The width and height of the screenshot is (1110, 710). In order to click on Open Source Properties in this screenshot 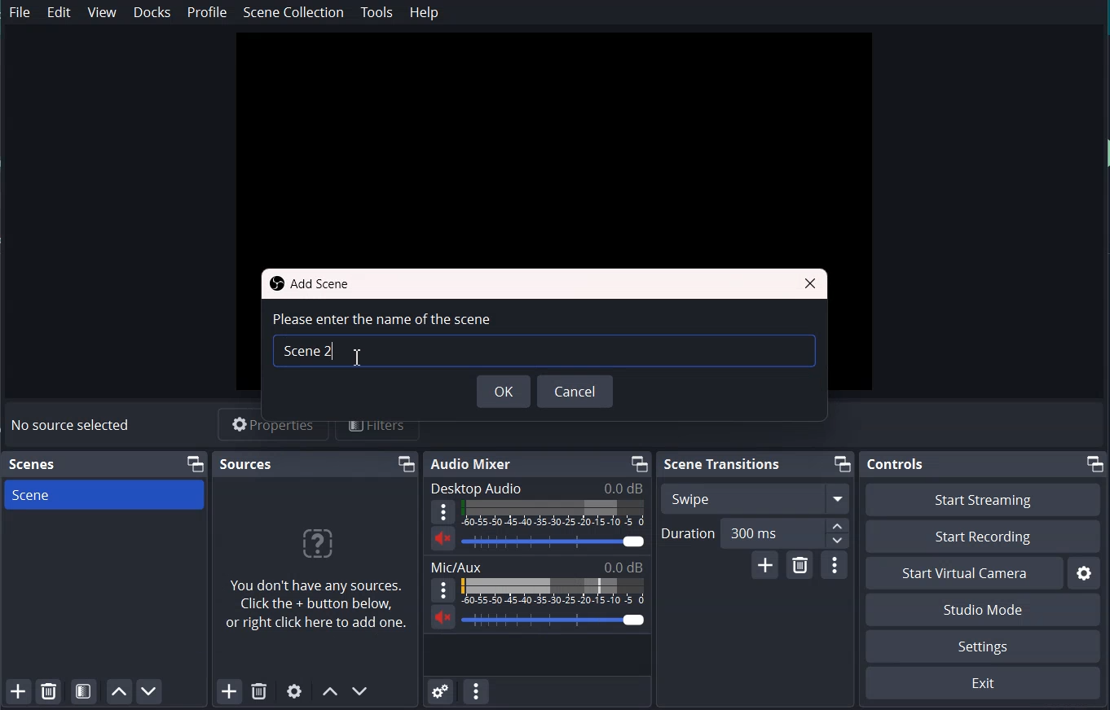, I will do `click(295, 692)`.